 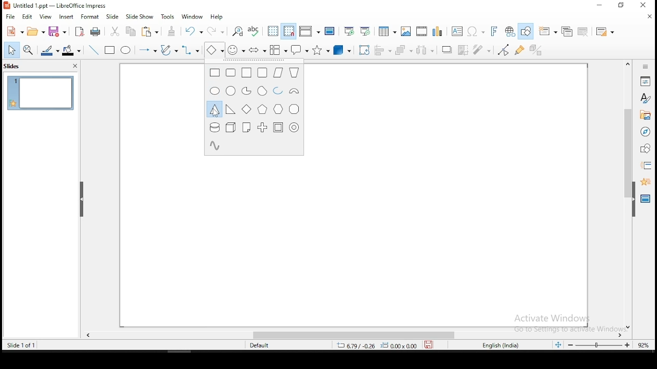 I want to click on scroll bar, so click(x=626, y=194).